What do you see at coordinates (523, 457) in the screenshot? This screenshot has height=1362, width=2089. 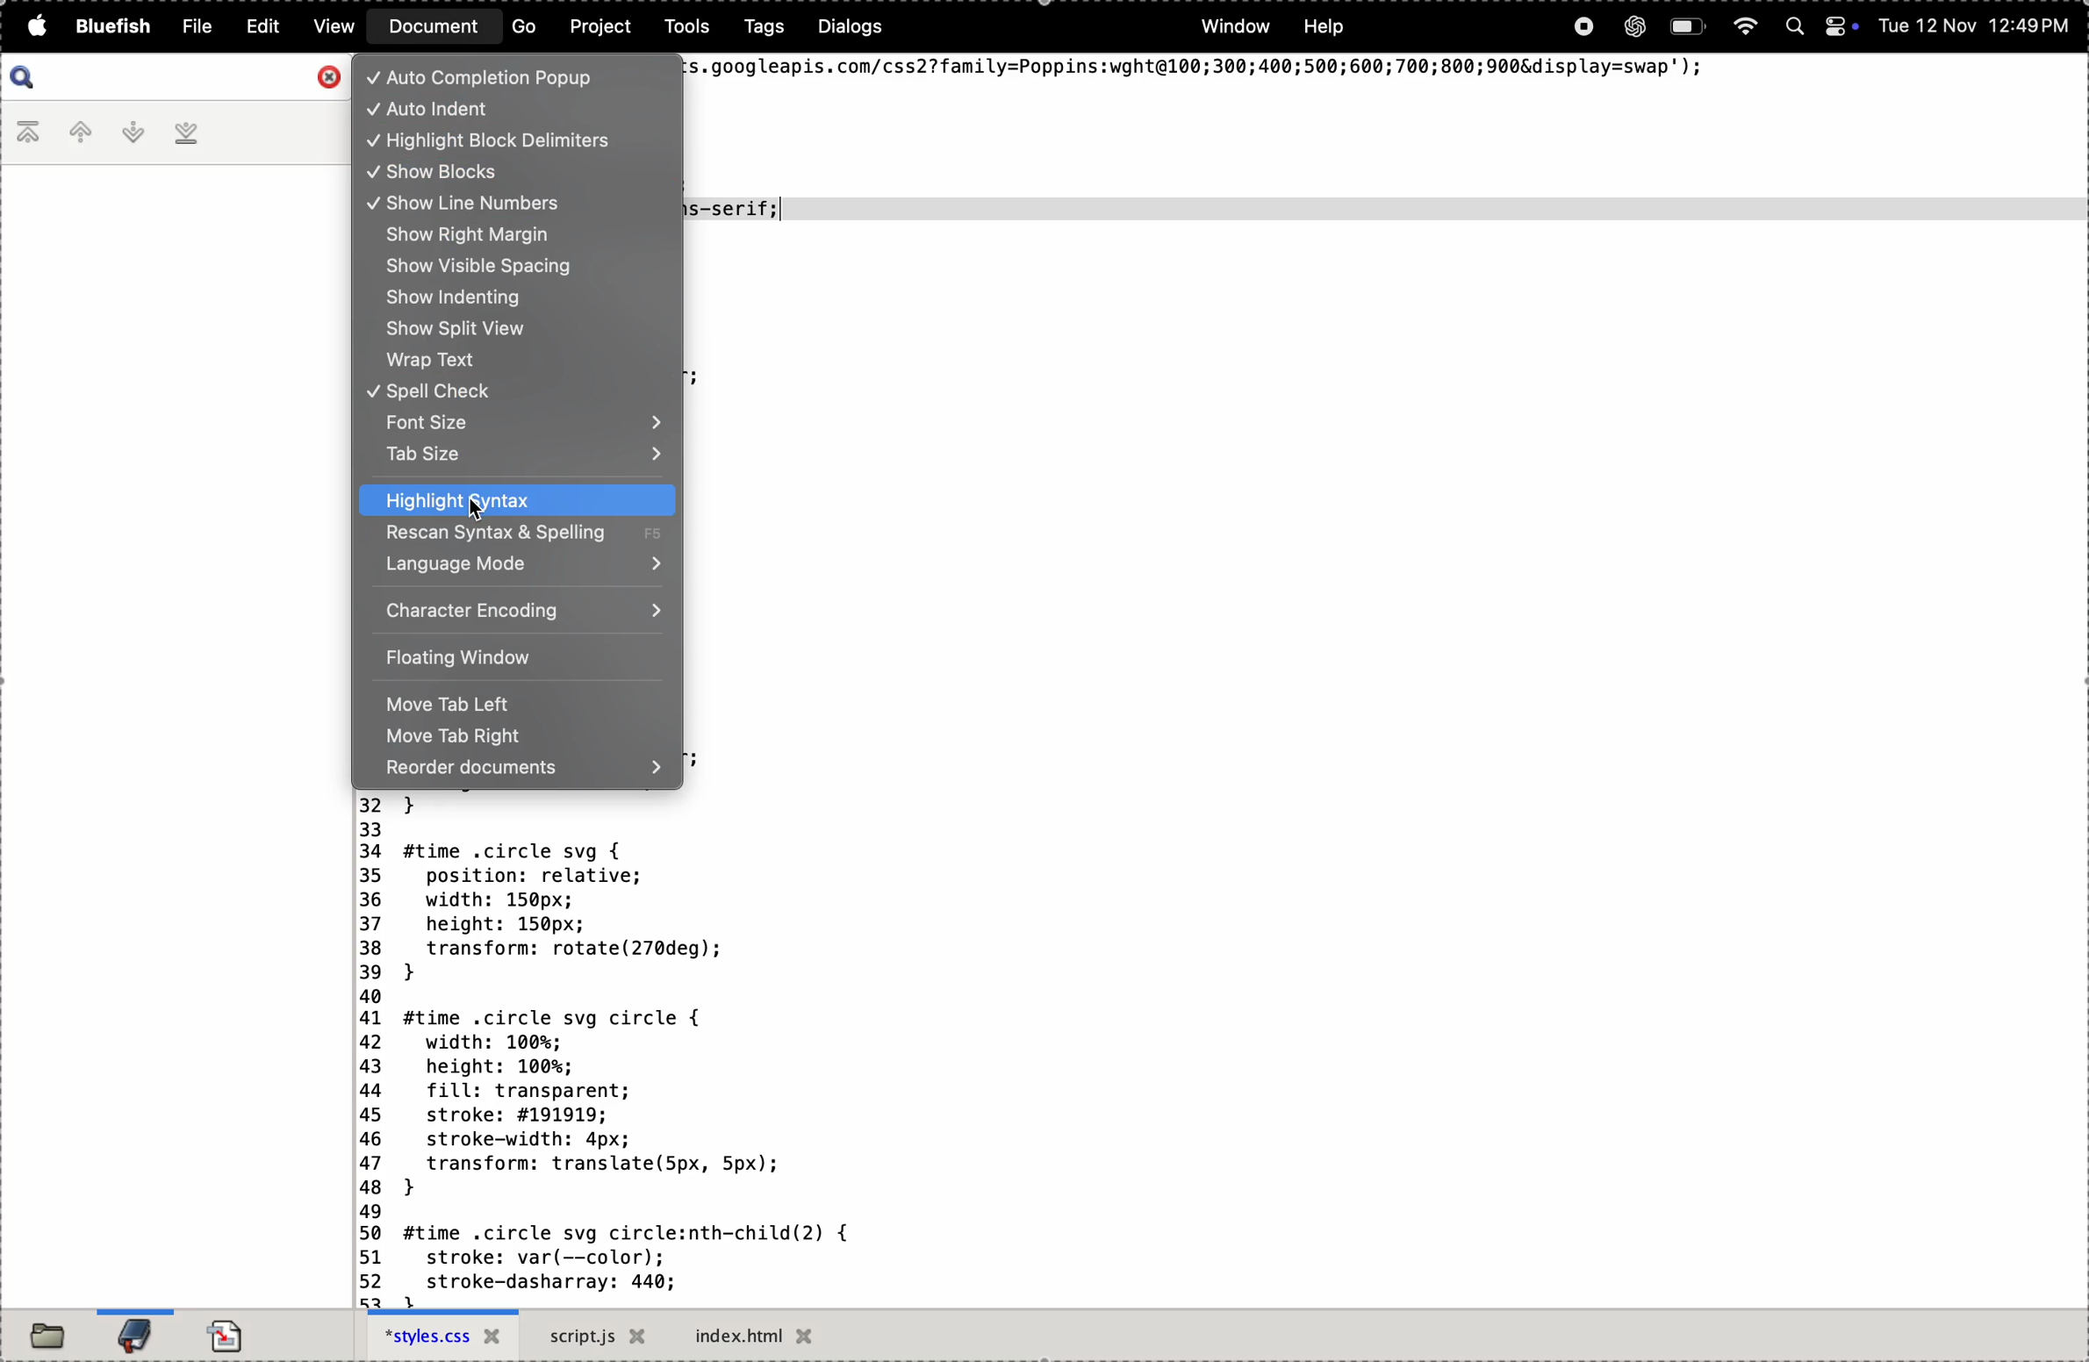 I see `tab size` at bounding box center [523, 457].